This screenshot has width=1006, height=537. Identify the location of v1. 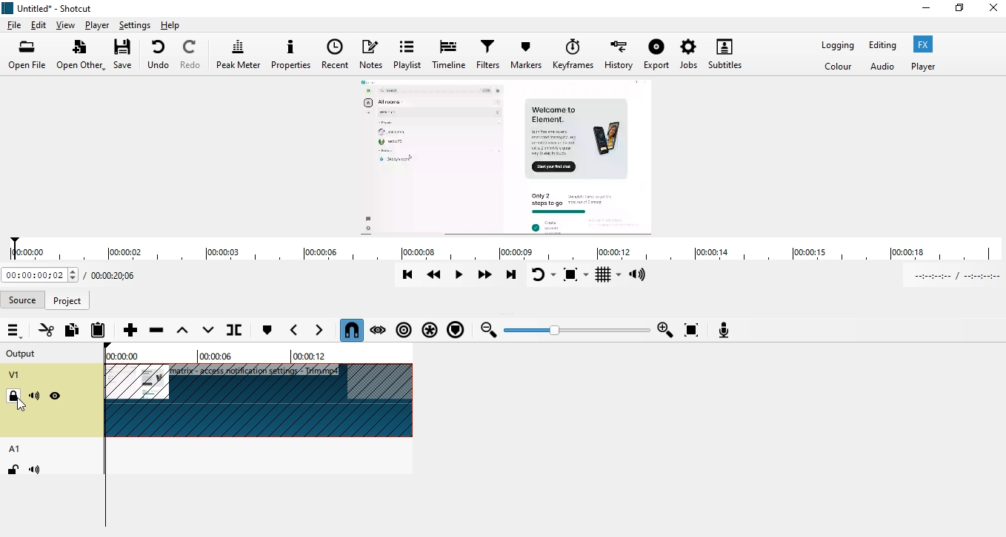
(15, 375).